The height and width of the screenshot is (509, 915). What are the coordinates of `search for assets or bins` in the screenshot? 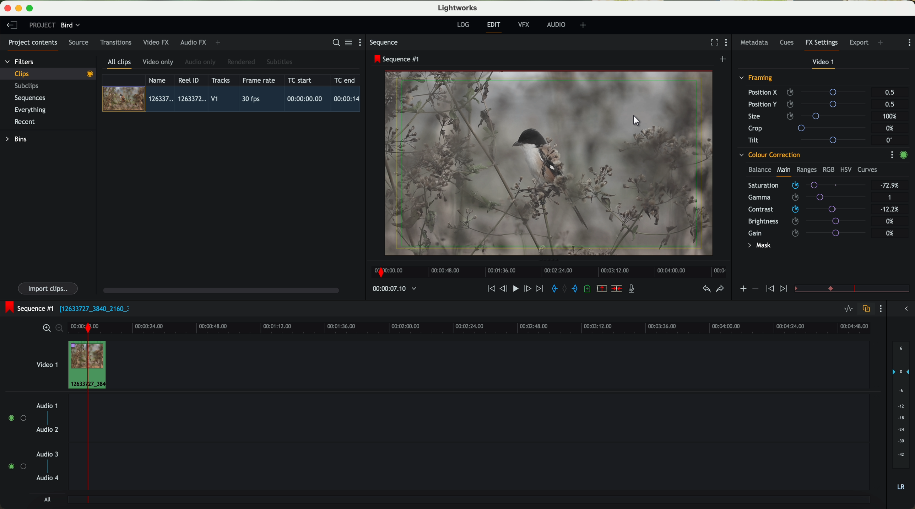 It's located at (334, 43).